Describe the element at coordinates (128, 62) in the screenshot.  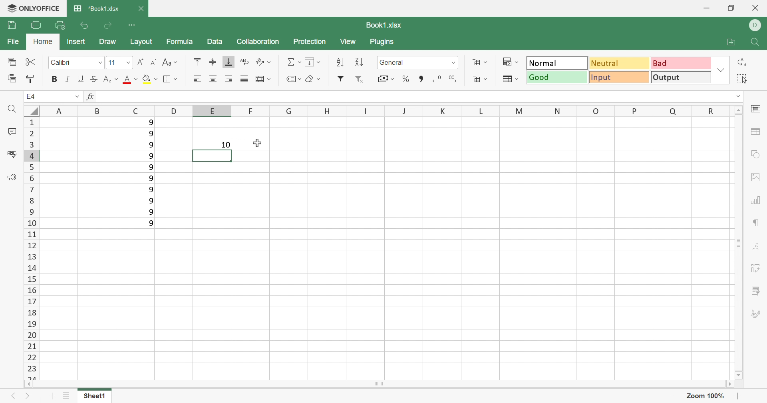
I see `Drop Down` at that location.